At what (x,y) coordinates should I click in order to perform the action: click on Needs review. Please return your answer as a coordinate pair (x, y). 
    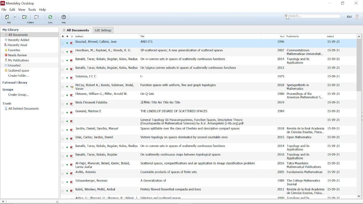
    Looking at the image, I should click on (16, 55).